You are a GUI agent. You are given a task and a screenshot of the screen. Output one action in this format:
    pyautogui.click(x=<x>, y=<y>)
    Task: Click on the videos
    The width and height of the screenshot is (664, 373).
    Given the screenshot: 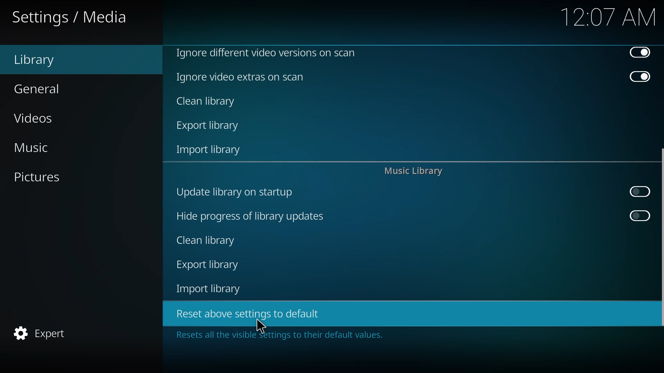 What is the action you would take?
    pyautogui.click(x=35, y=119)
    